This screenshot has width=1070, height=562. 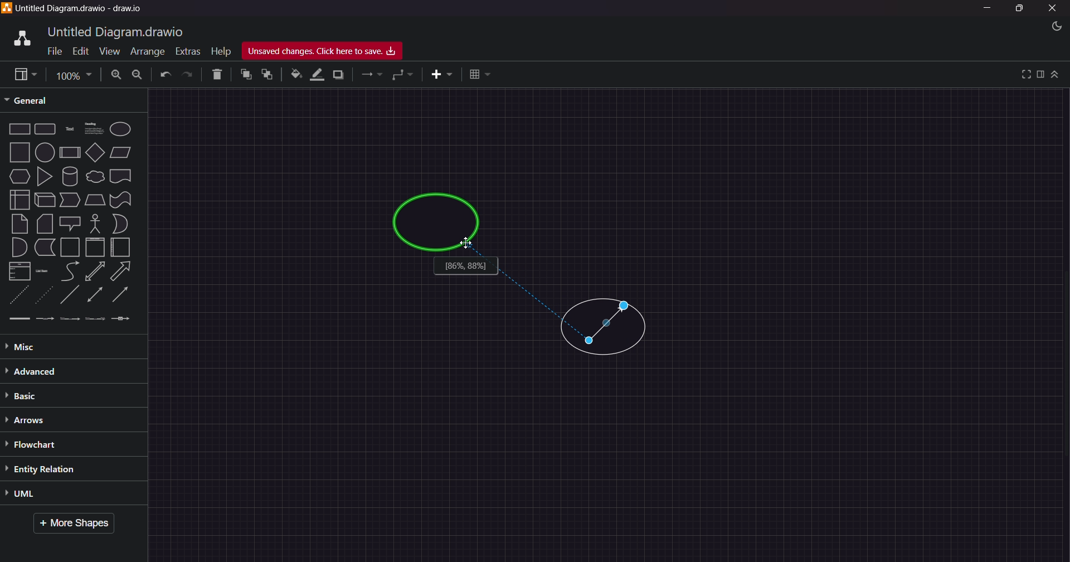 What do you see at coordinates (71, 223) in the screenshot?
I see `Shapes` at bounding box center [71, 223].